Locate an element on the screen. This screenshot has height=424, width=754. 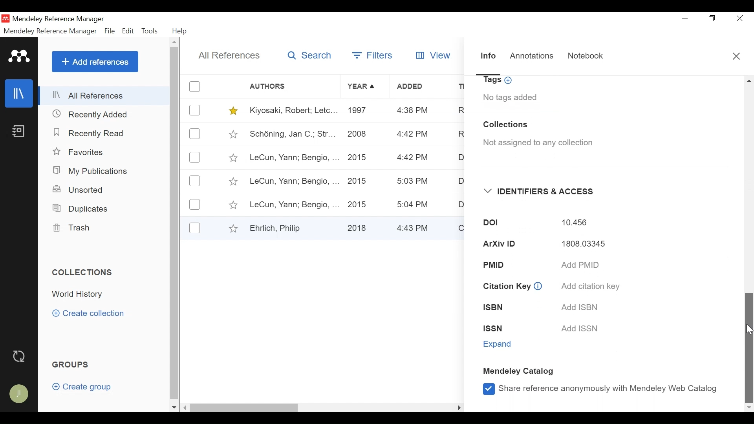
Avatar is located at coordinates (18, 393).